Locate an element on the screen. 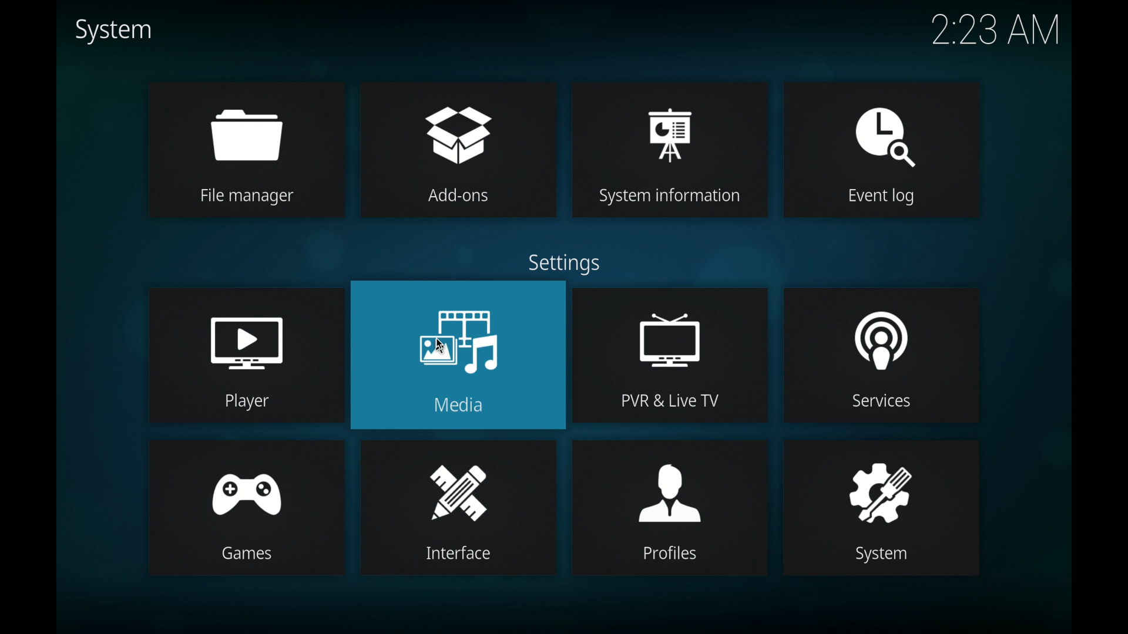 The height and width of the screenshot is (634, 1128). System is located at coordinates (883, 555).